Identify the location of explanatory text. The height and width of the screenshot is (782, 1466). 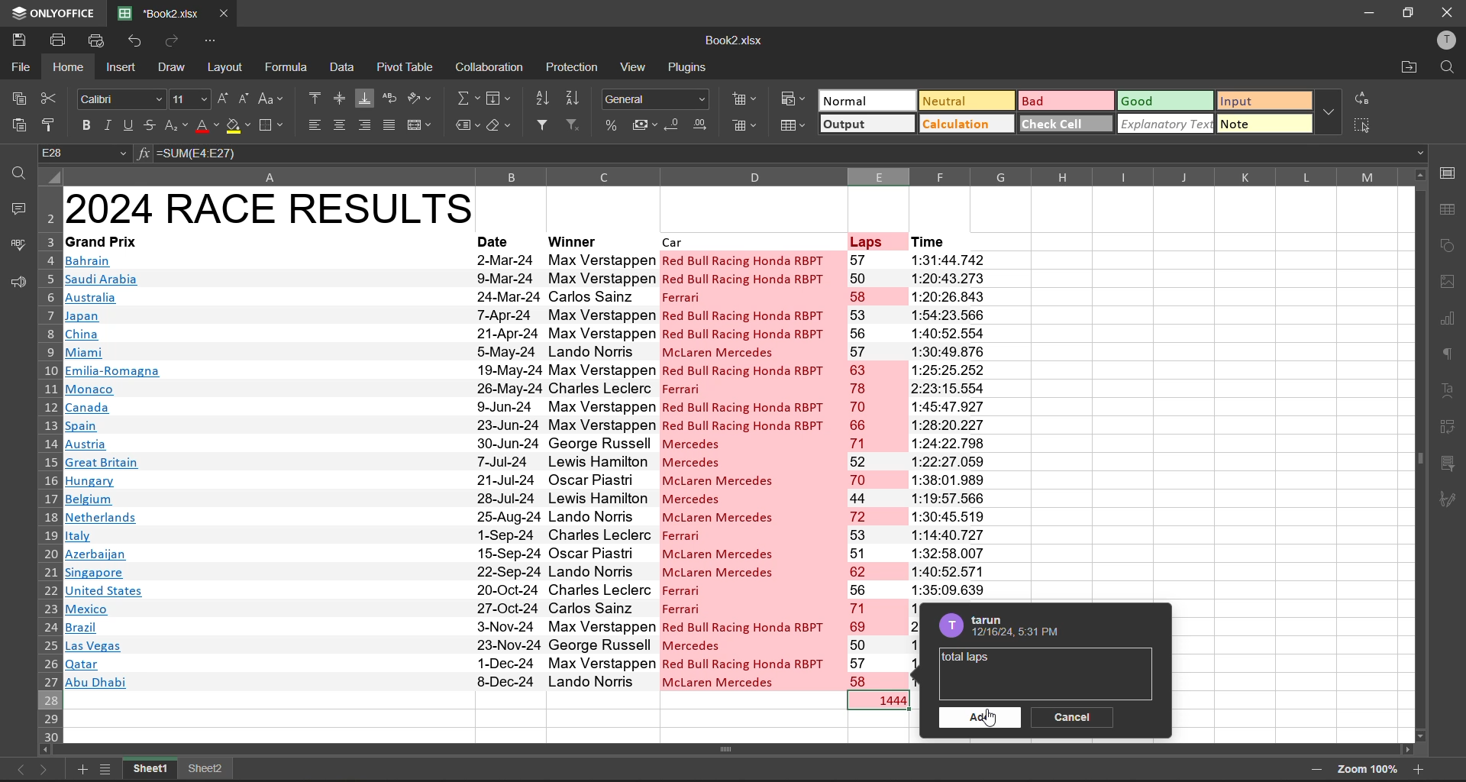
(1165, 124).